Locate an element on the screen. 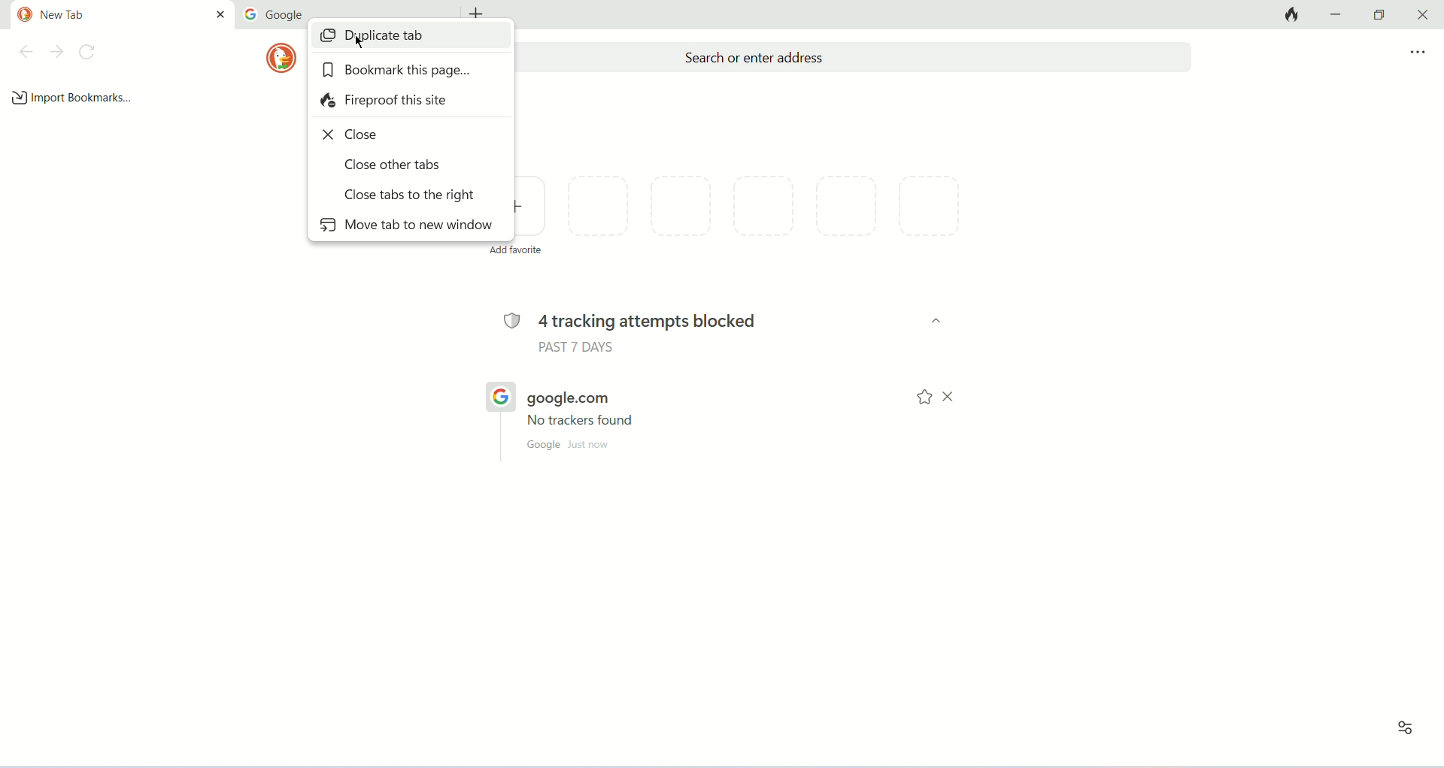 This screenshot has height=768, width=1444. refresh is located at coordinates (91, 54).